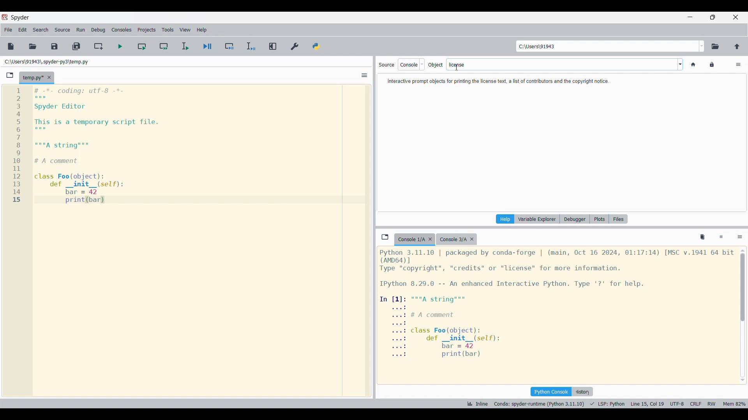 The height and width of the screenshot is (420, 748). Describe the element at coordinates (680, 64) in the screenshot. I see `Word options` at that location.